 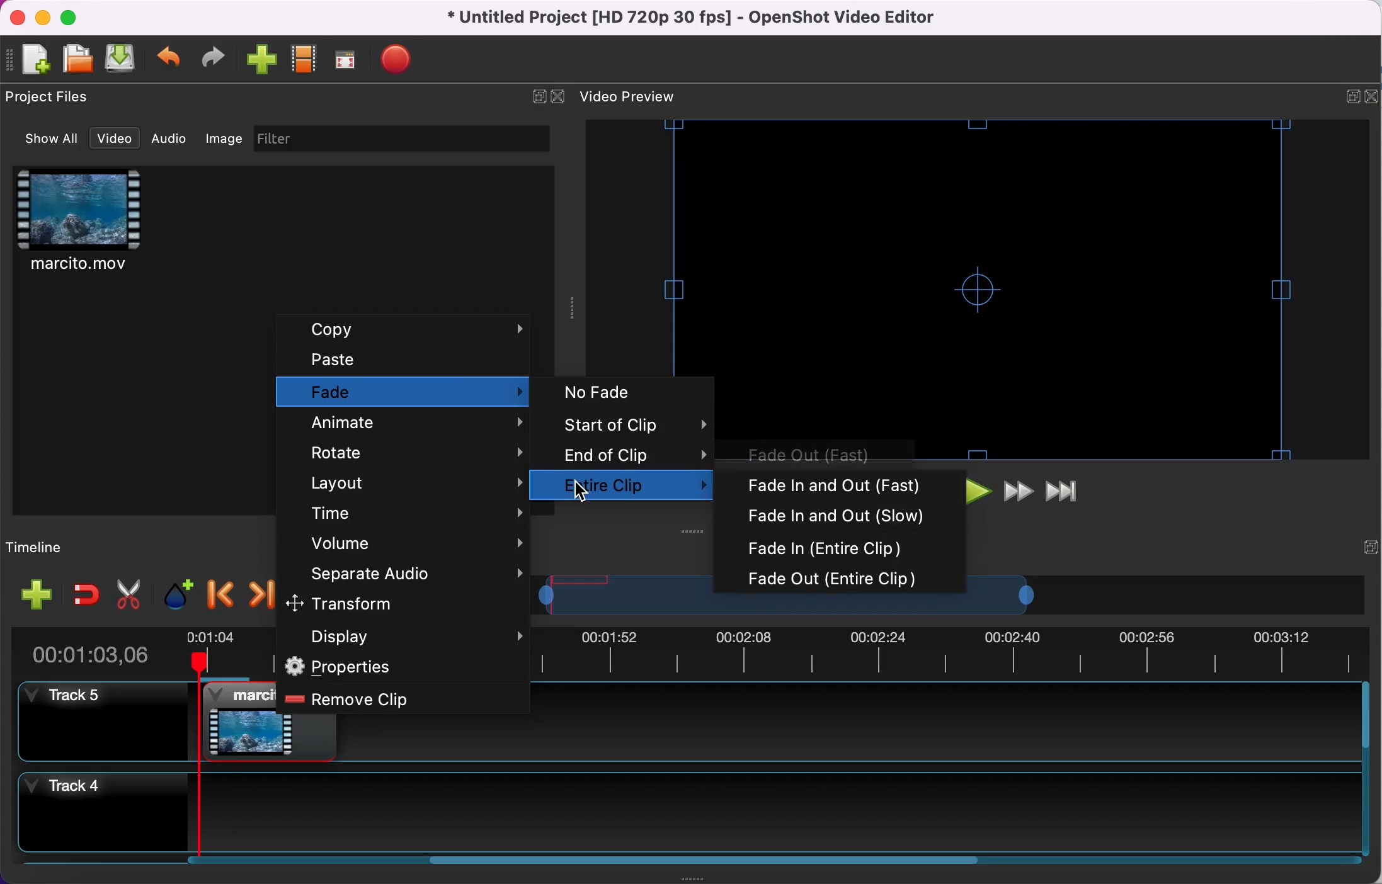 What do you see at coordinates (641, 482) in the screenshot?
I see `entire clip` at bounding box center [641, 482].